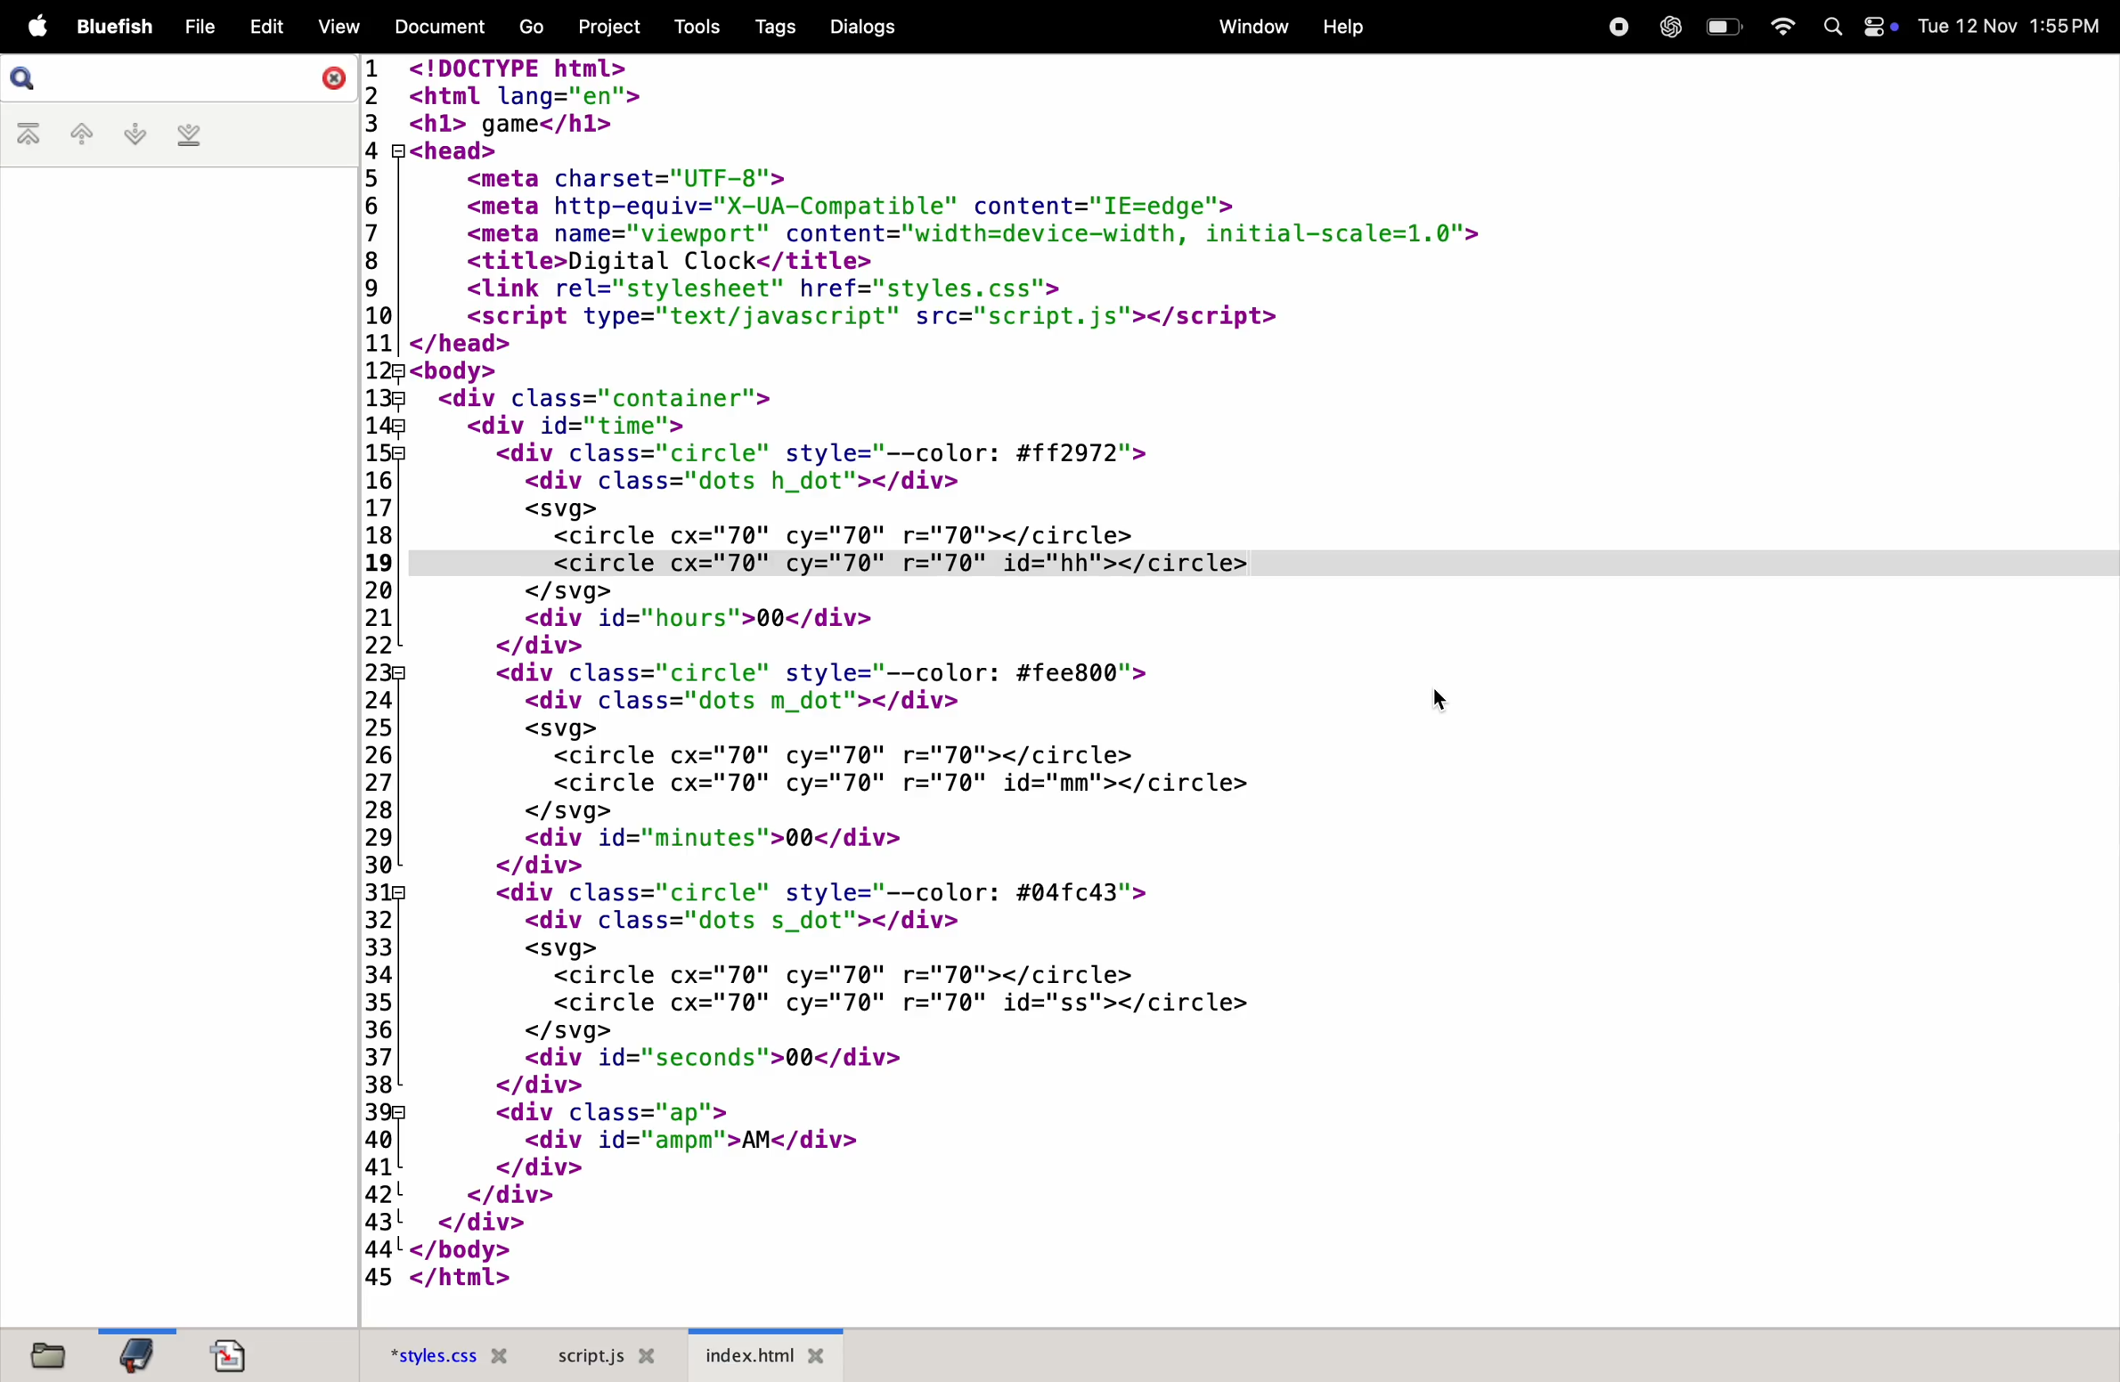  What do you see at coordinates (1001, 671) in the screenshot?
I see `This is an HTML code for a Digital Clock with a css and javascript file linked to it. The code consists of how the clock would display the hours, minutes and seconds ` at bounding box center [1001, 671].